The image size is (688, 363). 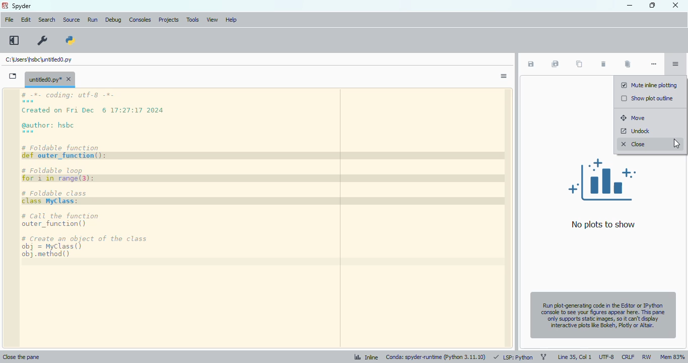 I want to click on scrollbar, so click(x=506, y=218).